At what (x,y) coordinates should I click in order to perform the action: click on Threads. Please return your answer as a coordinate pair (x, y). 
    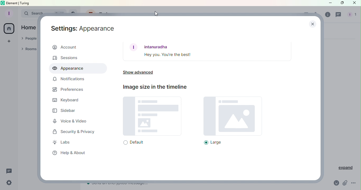
    Looking at the image, I should click on (9, 171).